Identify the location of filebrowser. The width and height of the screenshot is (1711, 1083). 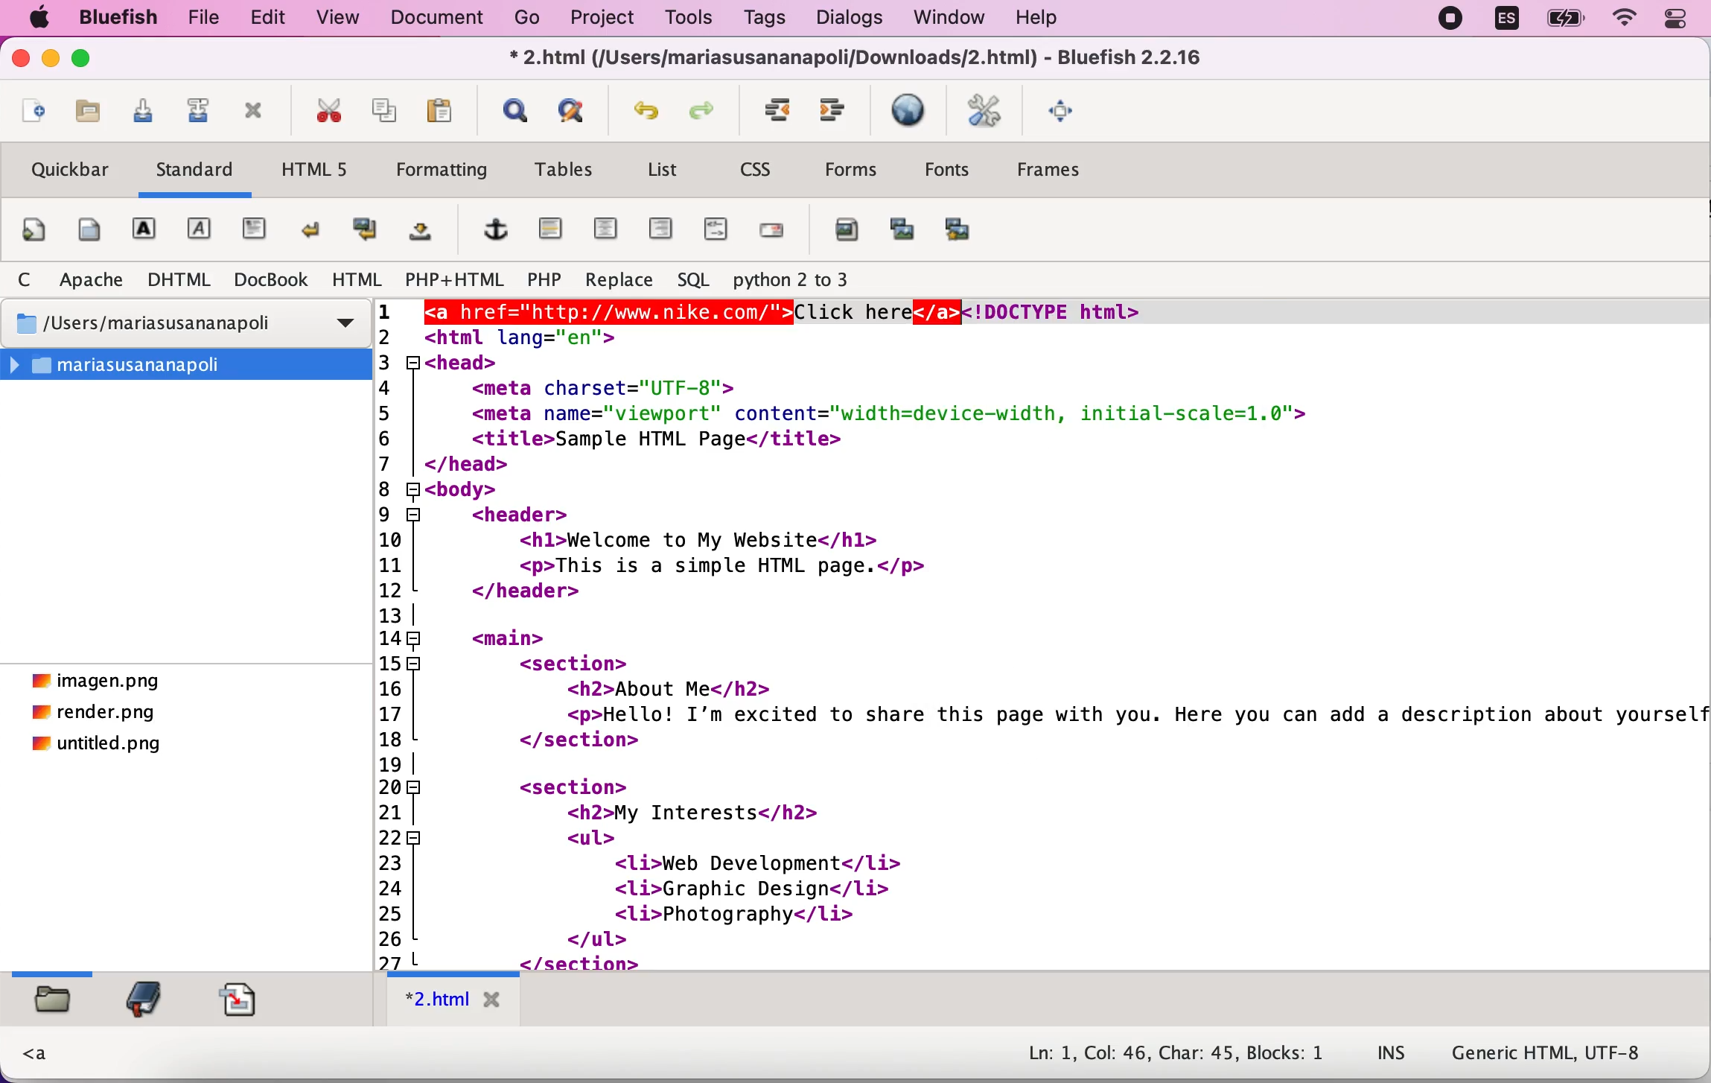
(54, 1006).